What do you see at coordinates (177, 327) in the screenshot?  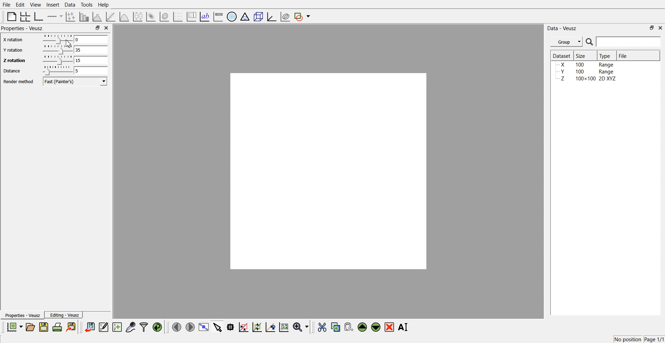 I see `Move to the previous page` at bounding box center [177, 327].